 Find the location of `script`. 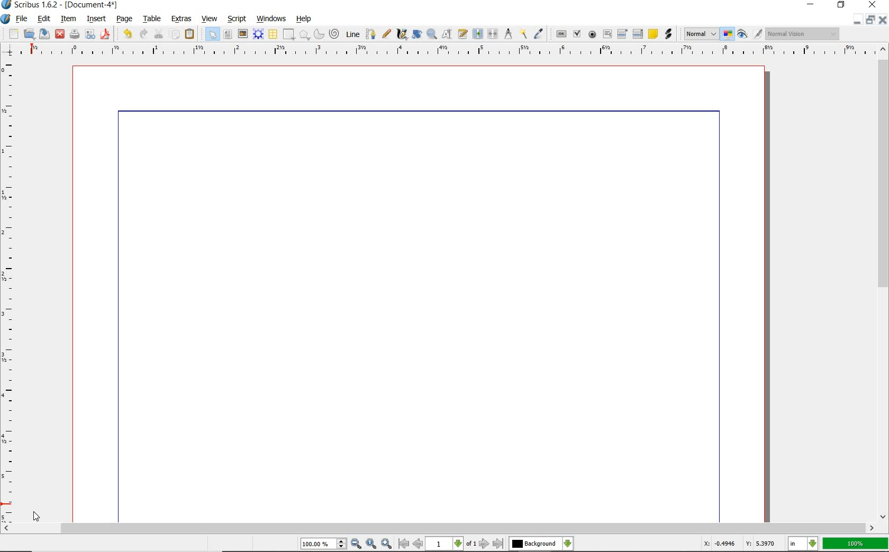

script is located at coordinates (238, 18).